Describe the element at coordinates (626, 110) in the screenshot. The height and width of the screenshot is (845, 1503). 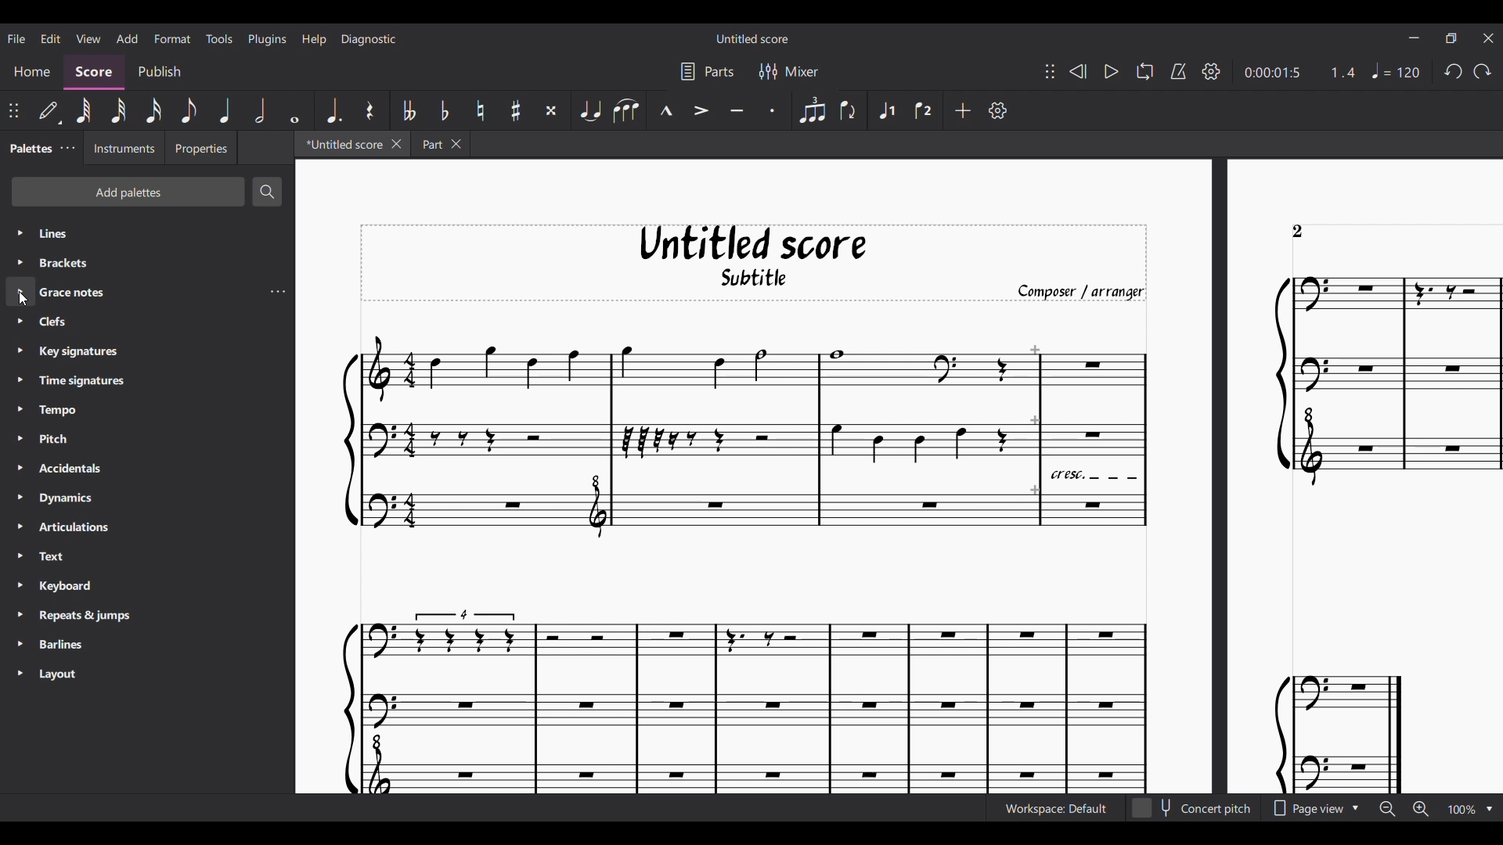
I see `Slur` at that location.